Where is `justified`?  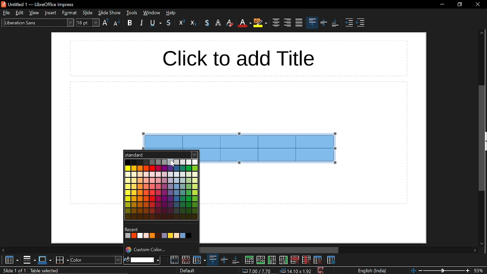 justified is located at coordinates (299, 23).